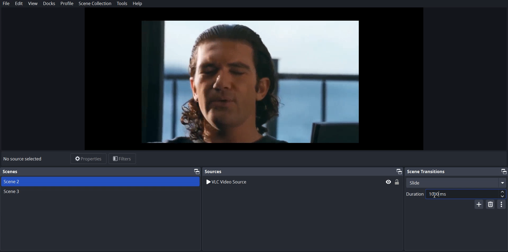 The height and width of the screenshot is (252, 508). I want to click on Dock, so click(49, 4).